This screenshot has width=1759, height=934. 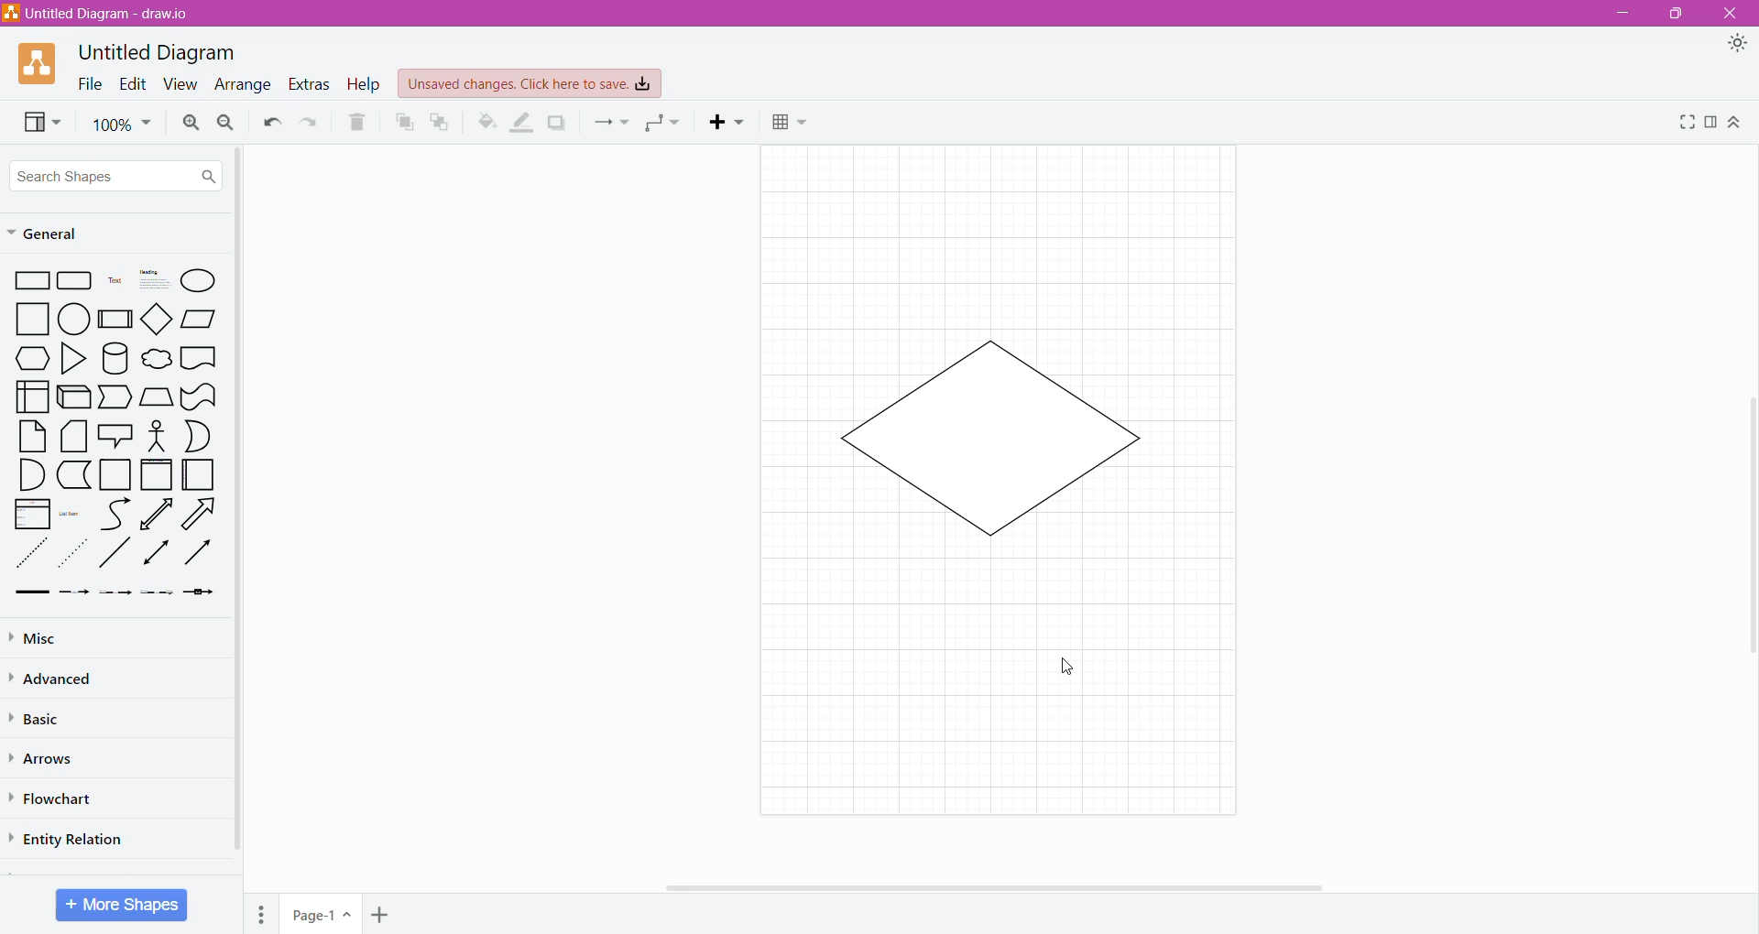 What do you see at coordinates (440, 122) in the screenshot?
I see `To Back` at bounding box center [440, 122].